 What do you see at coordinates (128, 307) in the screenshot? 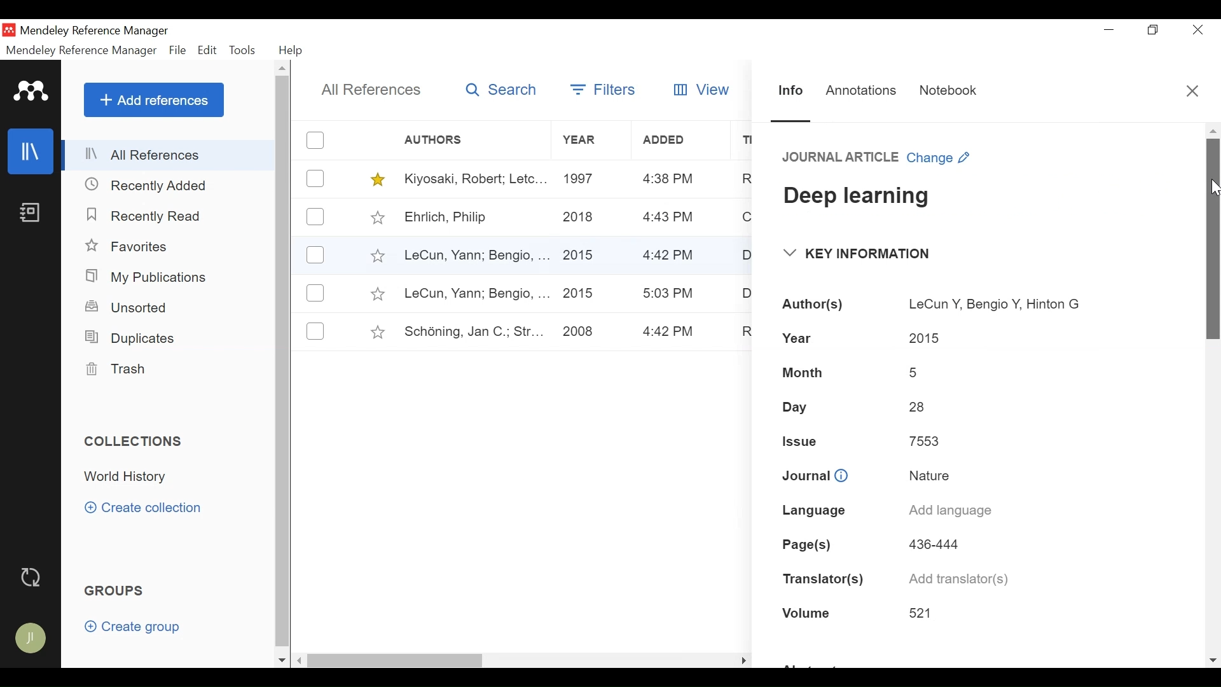
I see `Unsorted` at bounding box center [128, 307].